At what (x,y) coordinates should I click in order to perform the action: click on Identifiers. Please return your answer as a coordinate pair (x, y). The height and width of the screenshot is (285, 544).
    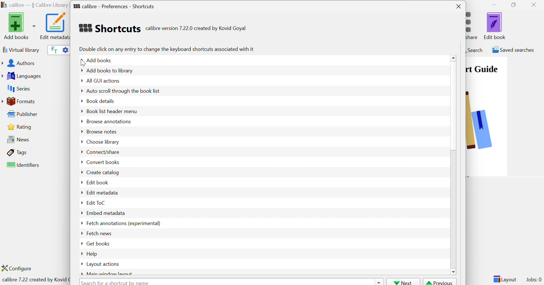
    Looking at the image, I should click on (24, 165).